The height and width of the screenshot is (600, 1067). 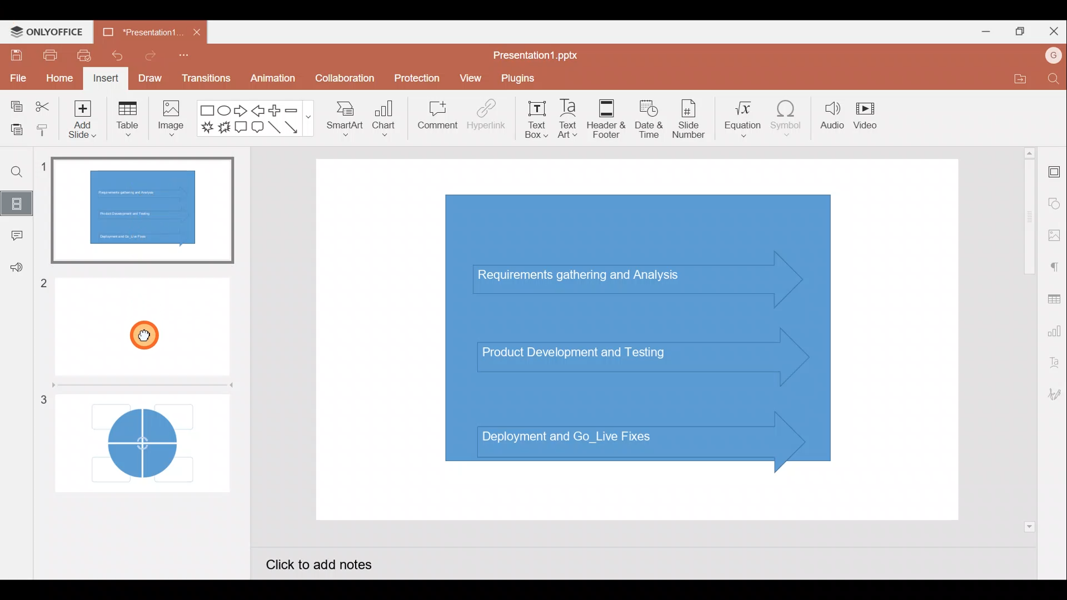 What do you see at coordinates (257, 129) in the screenshot?
I see `Rounded Rectangular callout` at bounding box center [257, 129].